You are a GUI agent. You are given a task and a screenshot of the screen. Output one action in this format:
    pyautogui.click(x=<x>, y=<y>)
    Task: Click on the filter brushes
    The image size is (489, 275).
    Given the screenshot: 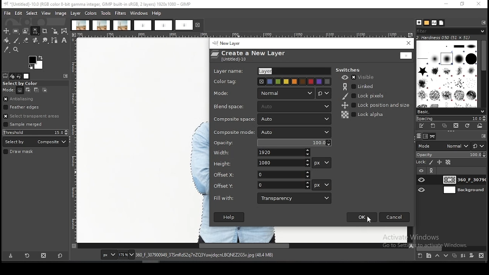 What is the action you would take?
    pyautogui.click(x=451, y=31)
    